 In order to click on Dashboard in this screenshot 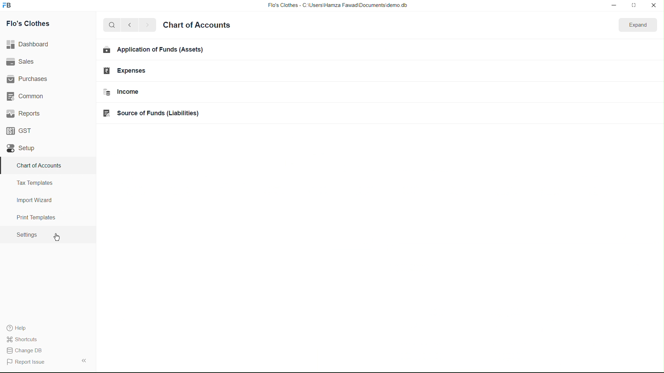, I will do `click(30, 45)`.